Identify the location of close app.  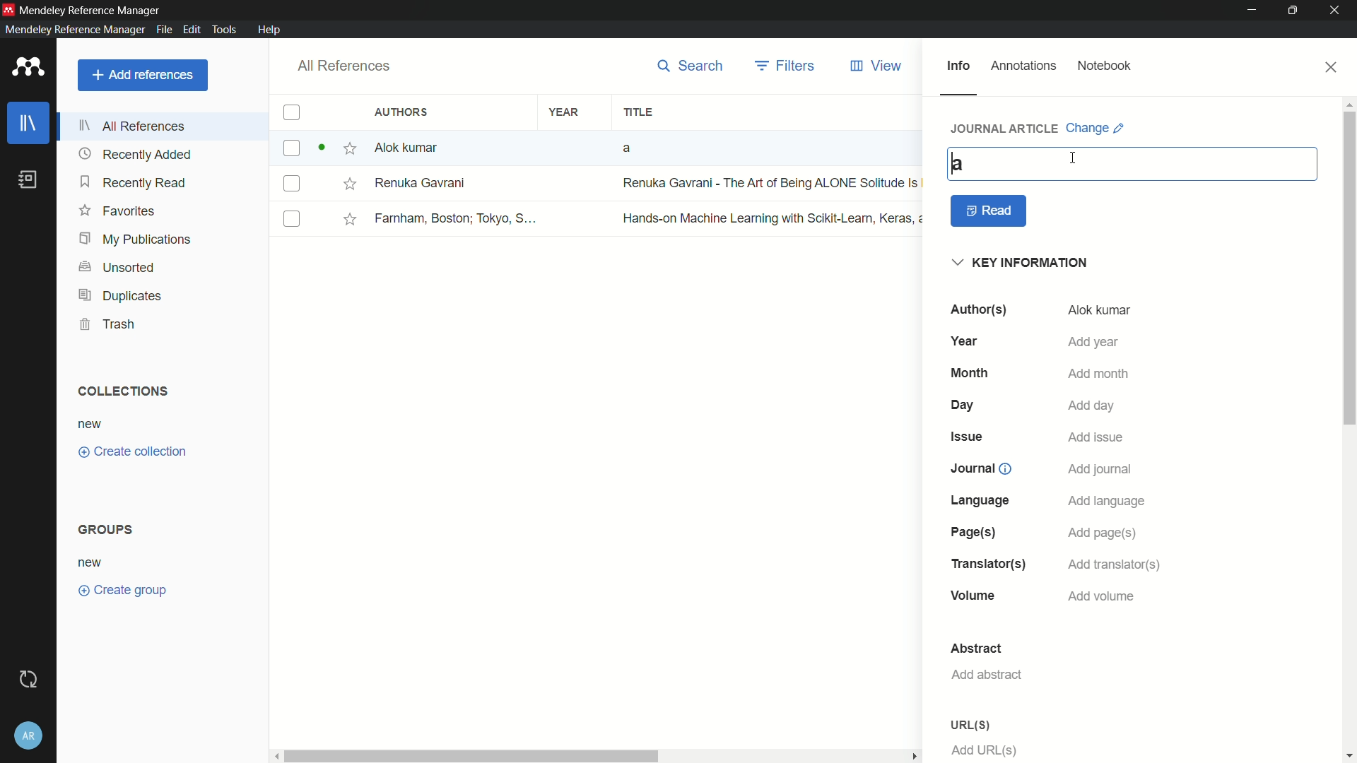
(1337, 11).